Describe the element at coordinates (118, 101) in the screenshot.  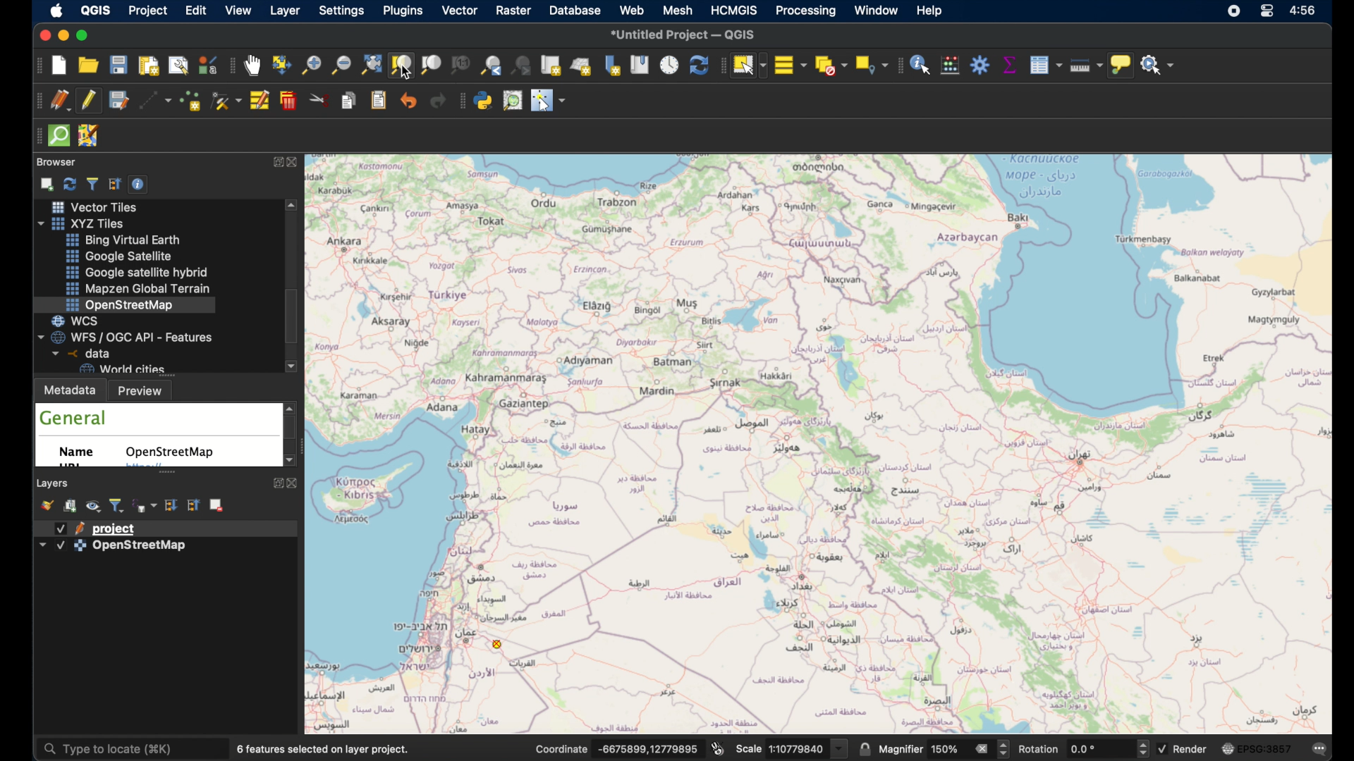
I see `save project` at that location.